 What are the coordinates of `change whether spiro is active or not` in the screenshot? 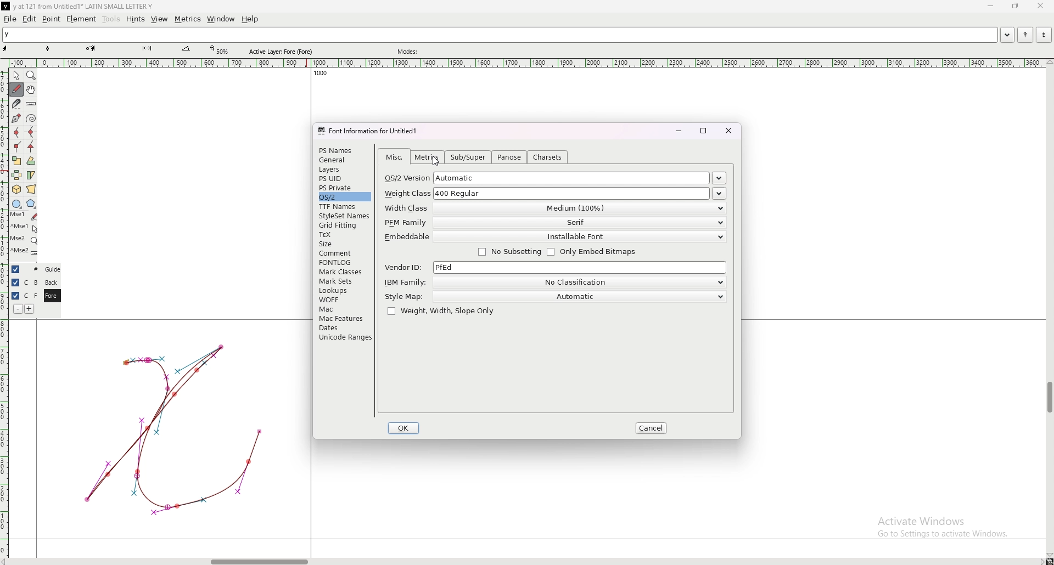 It's located at (31, 118).